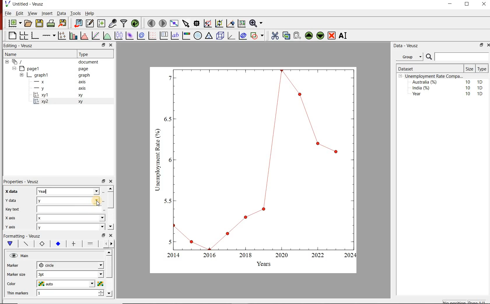 Image resolution: width=490 pixels, height=304 pixels. I want to click on y axis, so click(63, 89).